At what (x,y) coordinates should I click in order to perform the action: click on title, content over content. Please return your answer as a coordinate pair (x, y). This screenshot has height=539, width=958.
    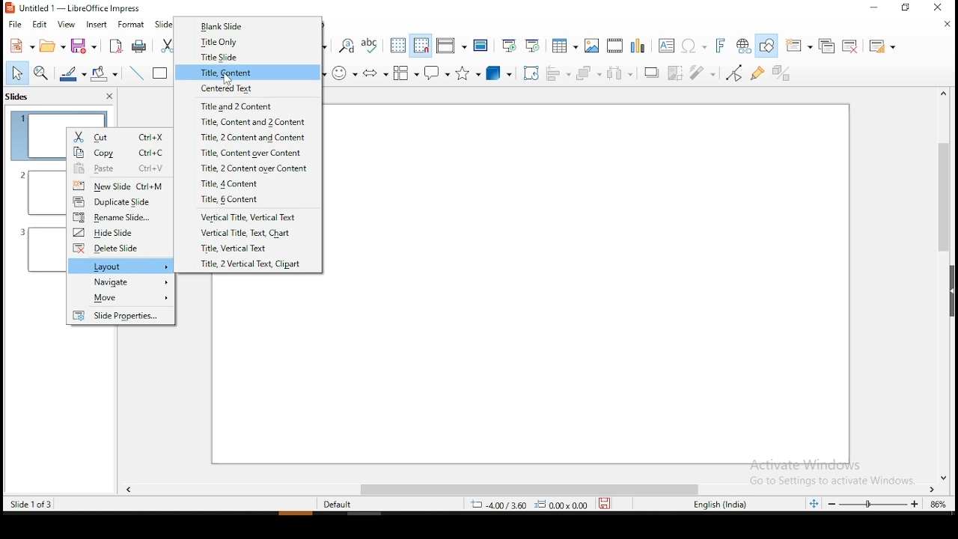
    Looking at the image, I should click on (248, 151).